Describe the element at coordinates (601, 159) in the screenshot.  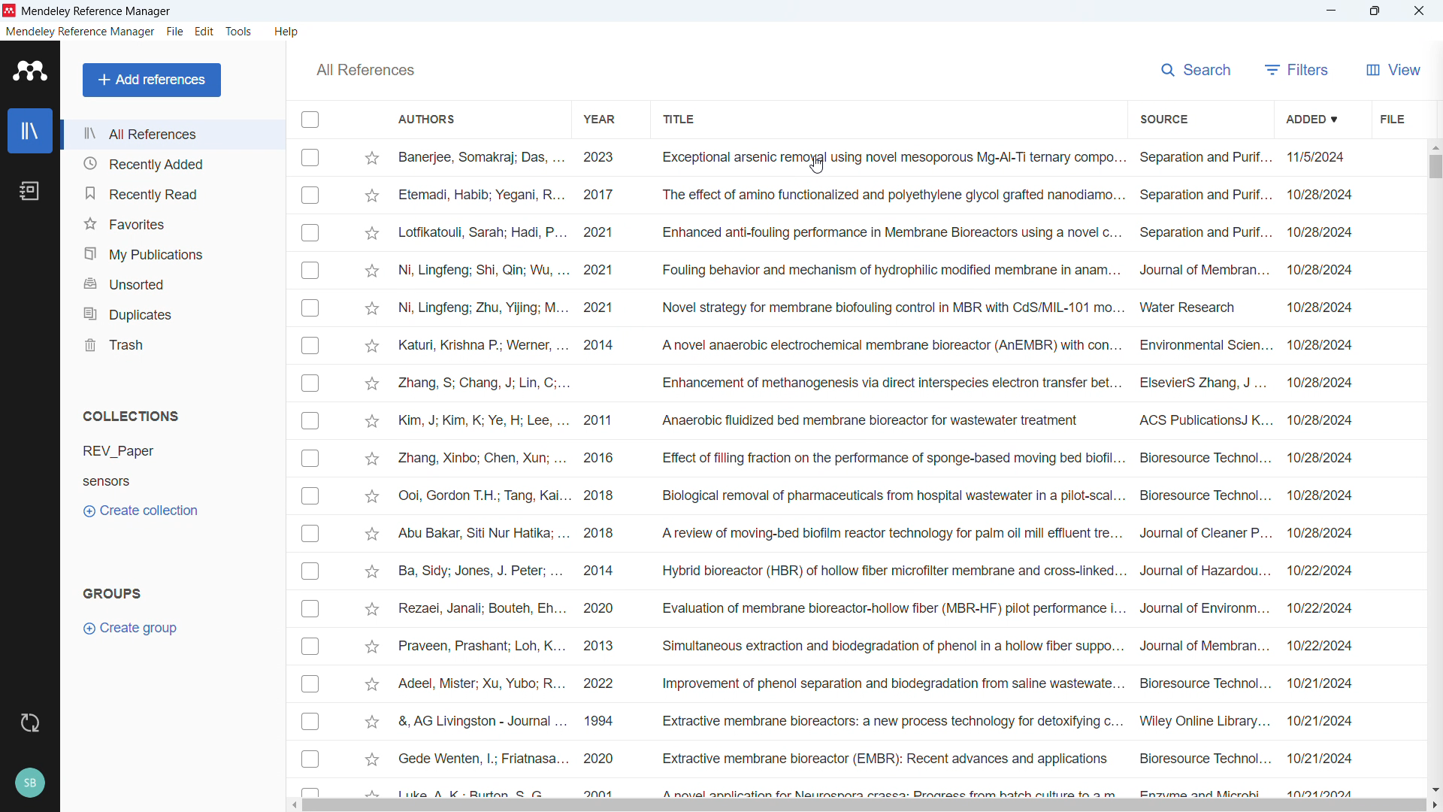
I see `2023` at that location.